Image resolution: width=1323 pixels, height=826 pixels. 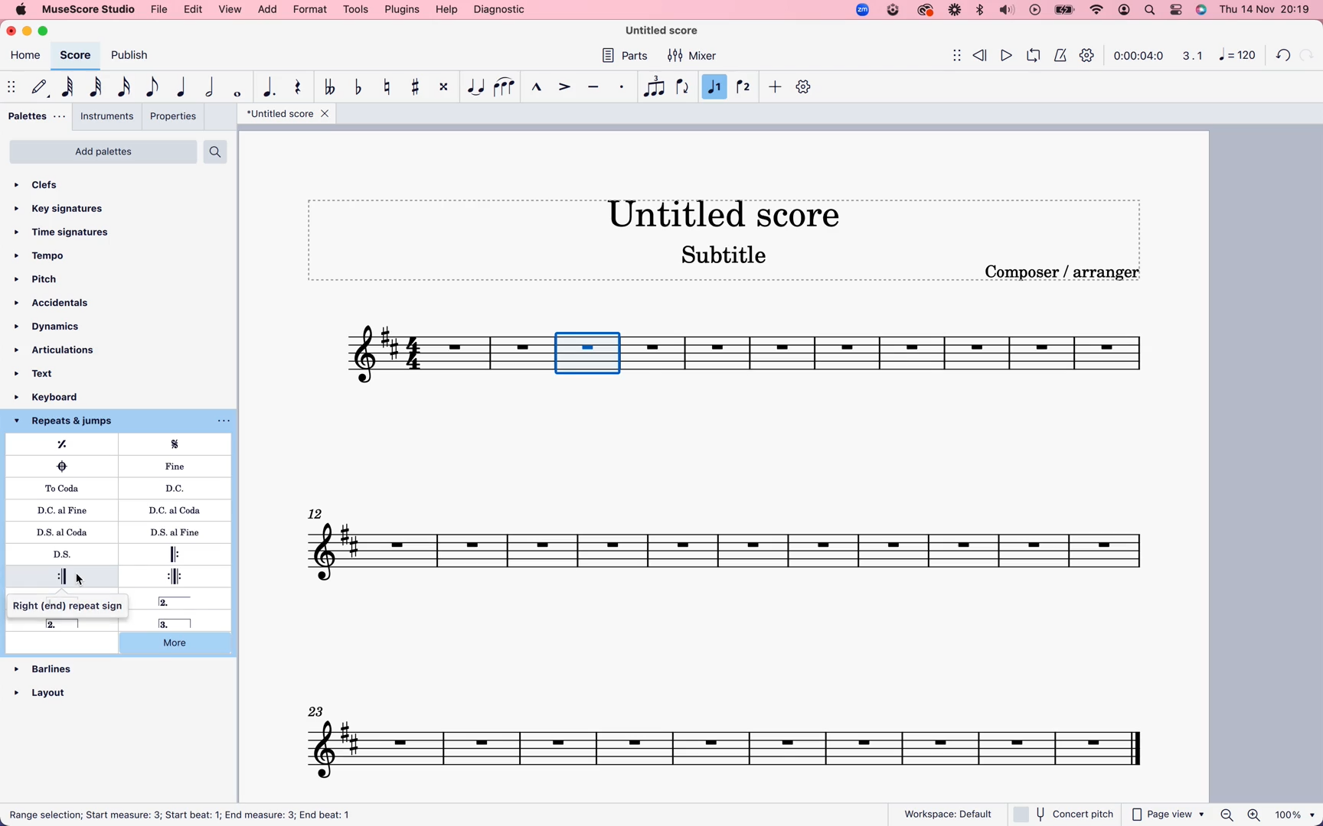 I want to click on score, so click(x=732, y=542).